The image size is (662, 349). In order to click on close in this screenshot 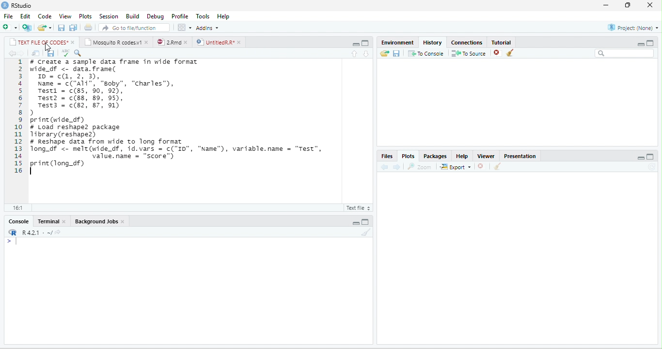, I will do `click(188, 42)`.